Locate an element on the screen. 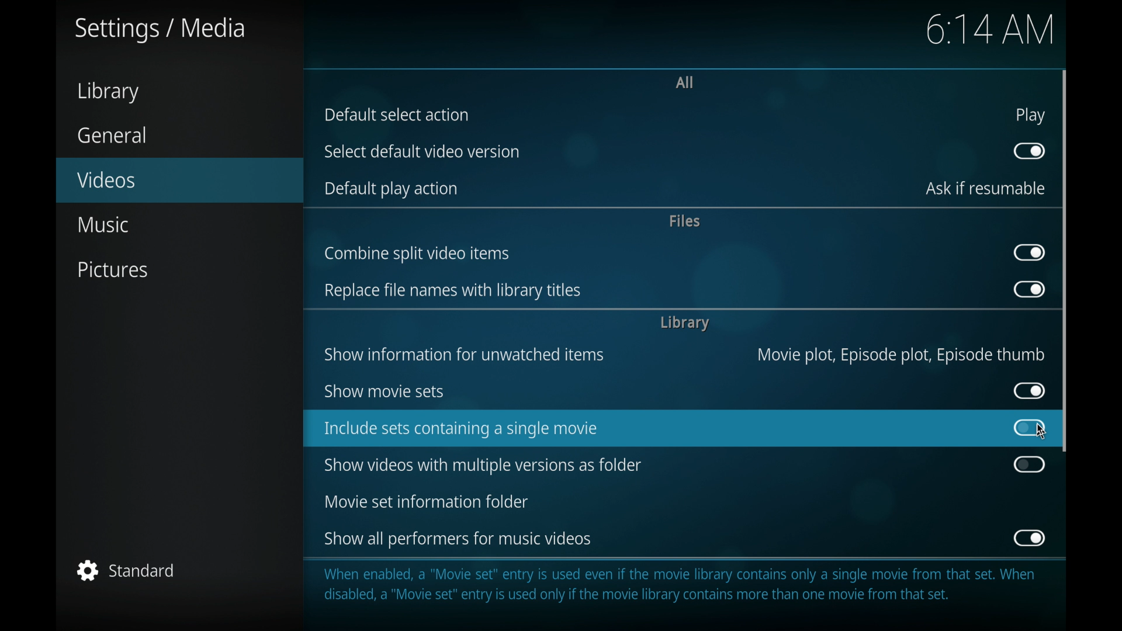 This screenshot has height=631, width=1122. include sets is located at coordinates (458, 429).